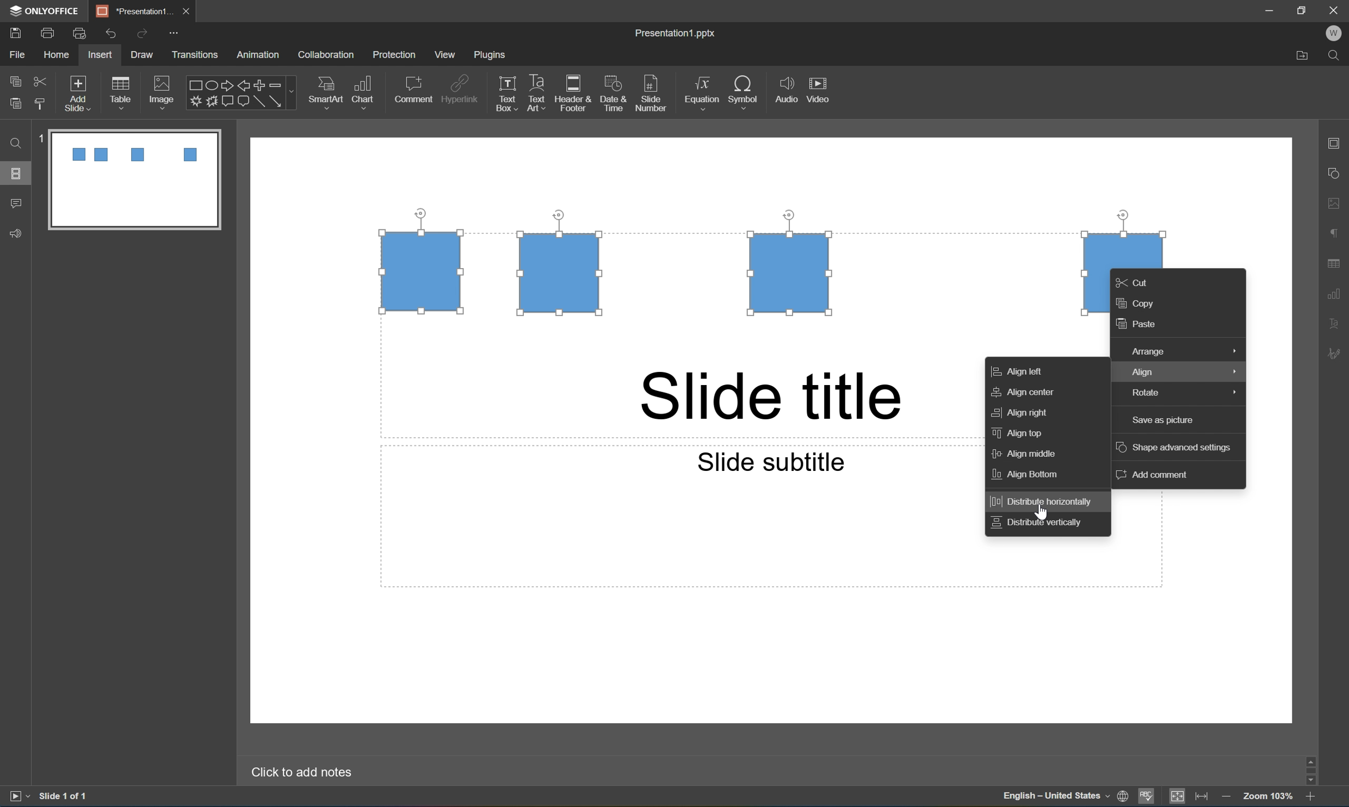 This screenshot has width=1349, height=807. I want to click on header & footer, so click(575, 95).